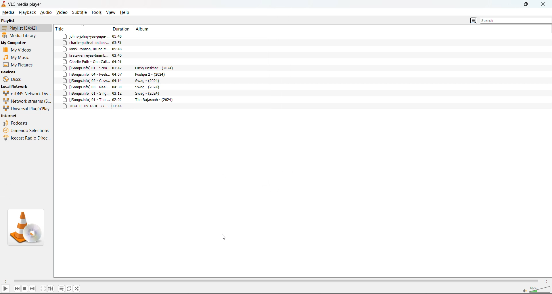 Image resolution: width=552 pixels, height=294 pixels. What do you see at coordinates (544, 4) in the screenshot?
I see `close` at bounding box center [544, 4].